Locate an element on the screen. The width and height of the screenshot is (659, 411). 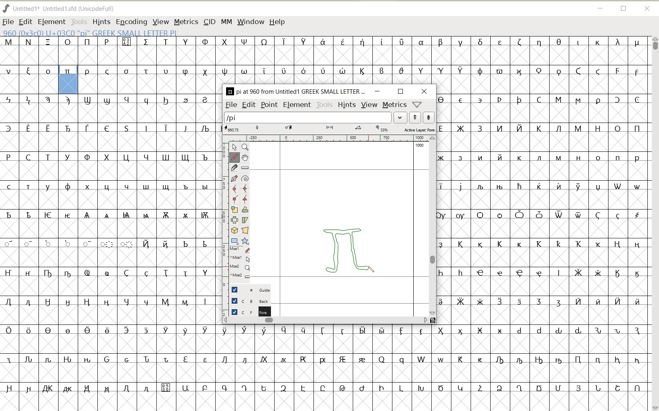
metrics is located at coordinates (394, 105).